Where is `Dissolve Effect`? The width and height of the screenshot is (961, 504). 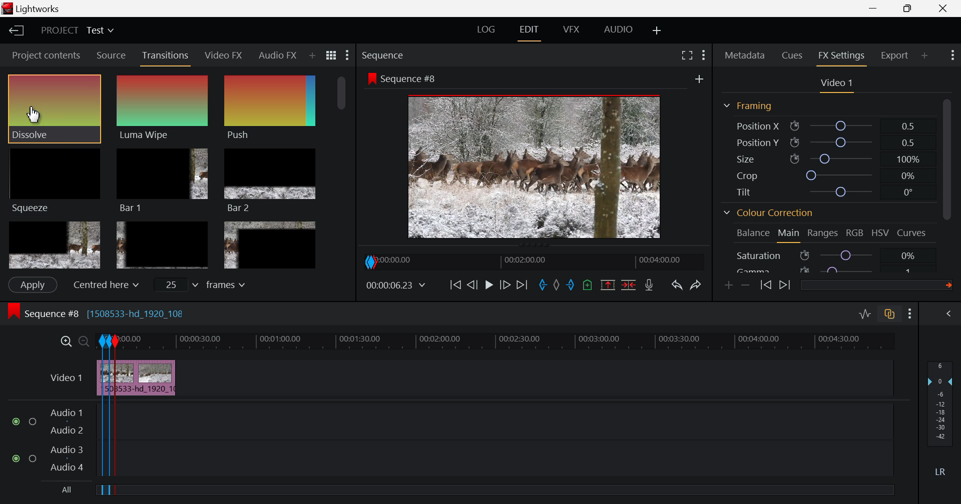
Dissolve Effect is located at coordinates (166, 110).